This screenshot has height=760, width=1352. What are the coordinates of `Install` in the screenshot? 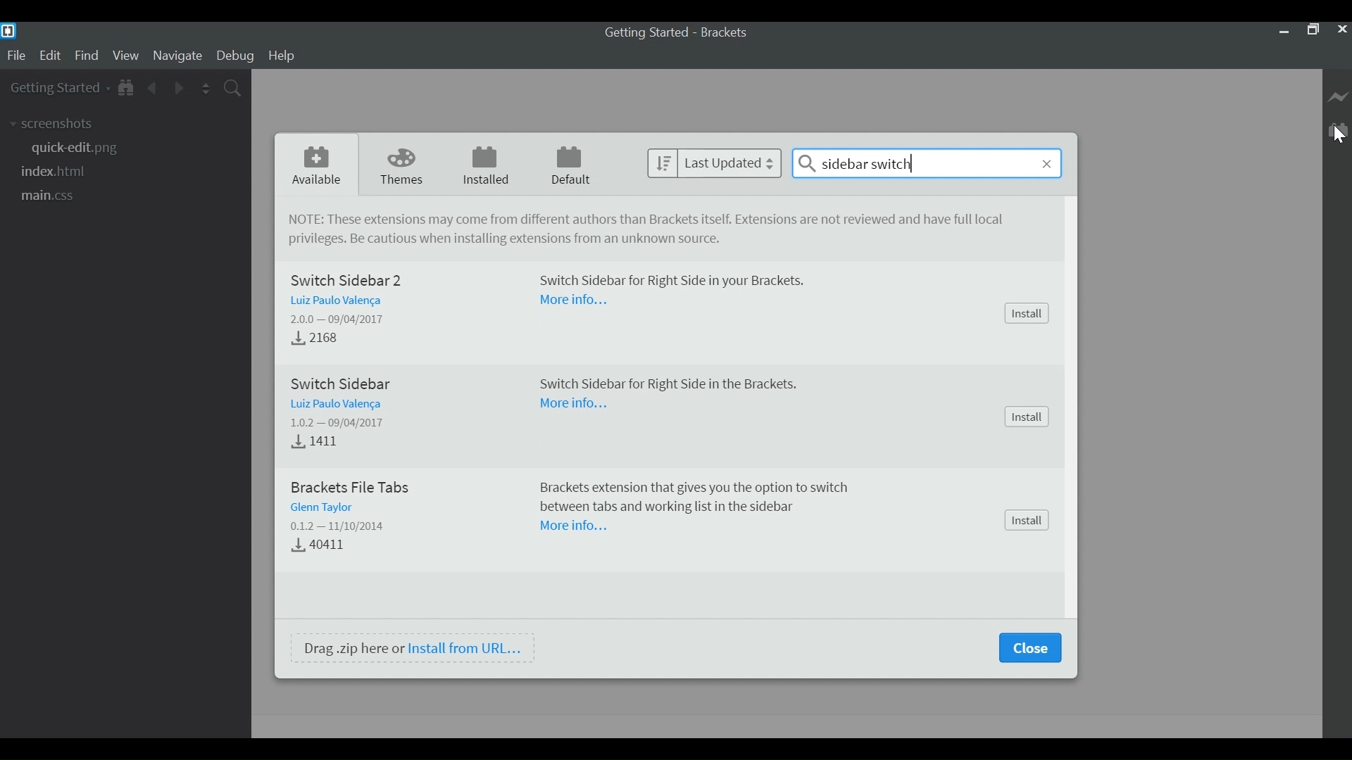 It's located at (1027, 312).